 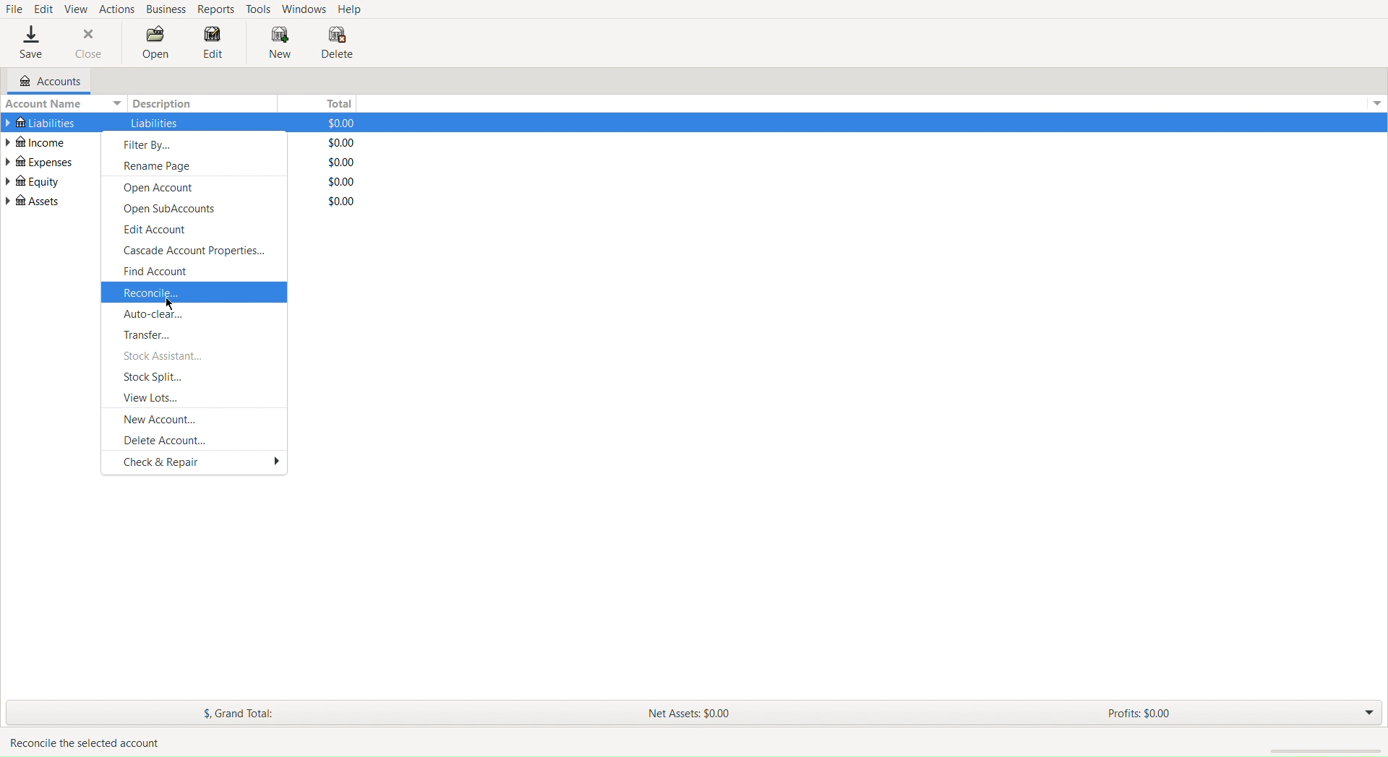 I want to click on Open Sub Accounts, so click(x=192, y=210).